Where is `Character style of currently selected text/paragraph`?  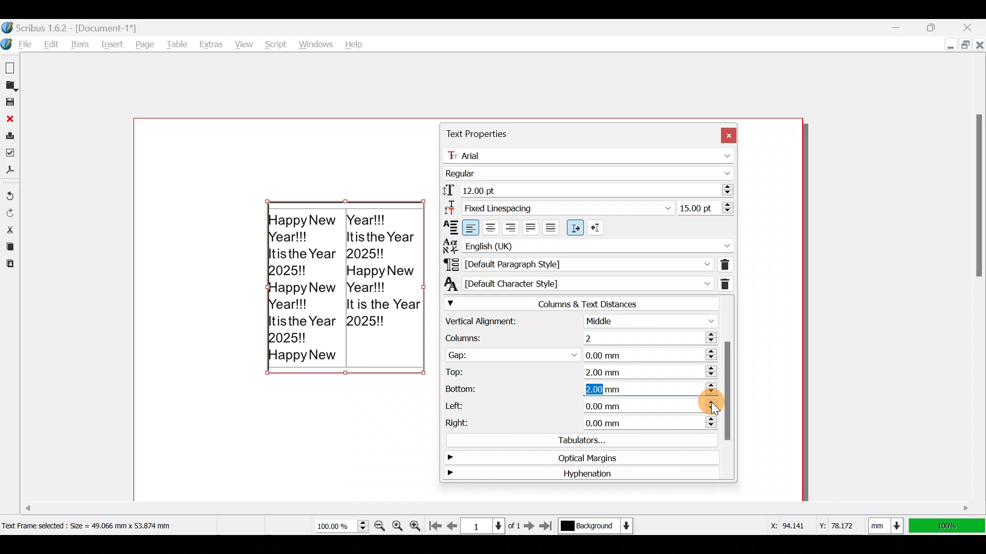
Character style of currently selected text/paragraph is located at coordinates (576, 283).